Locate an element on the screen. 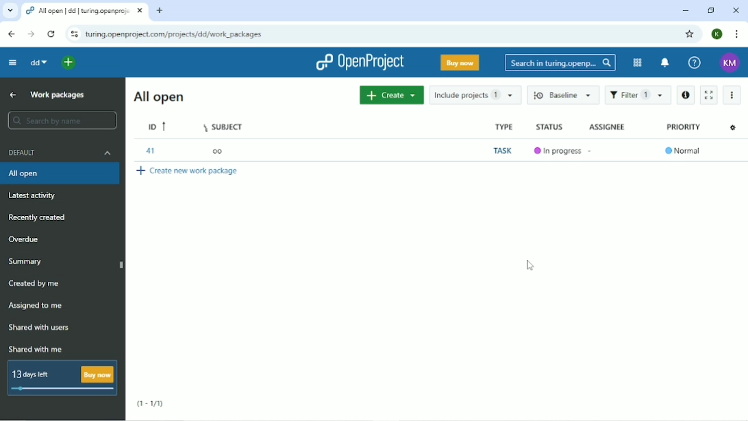 This screenshot has height=421, width=748. Minimize is located at coordinates (685, 10).